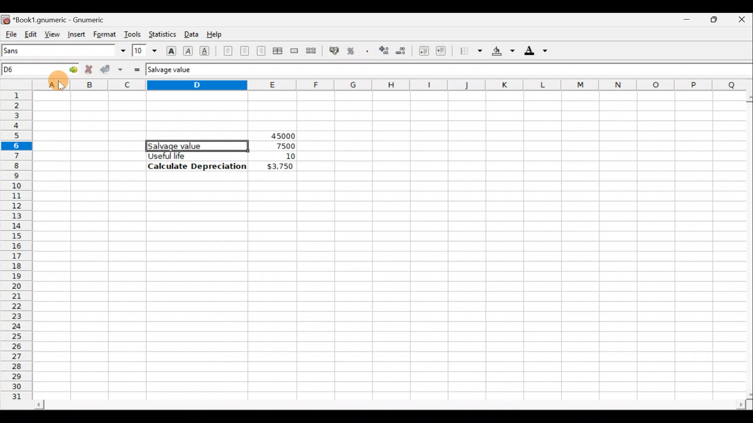 The height and width of the screenshot is (423, 753). I want to click on Centre horizontally across selection, so click(277, 52).